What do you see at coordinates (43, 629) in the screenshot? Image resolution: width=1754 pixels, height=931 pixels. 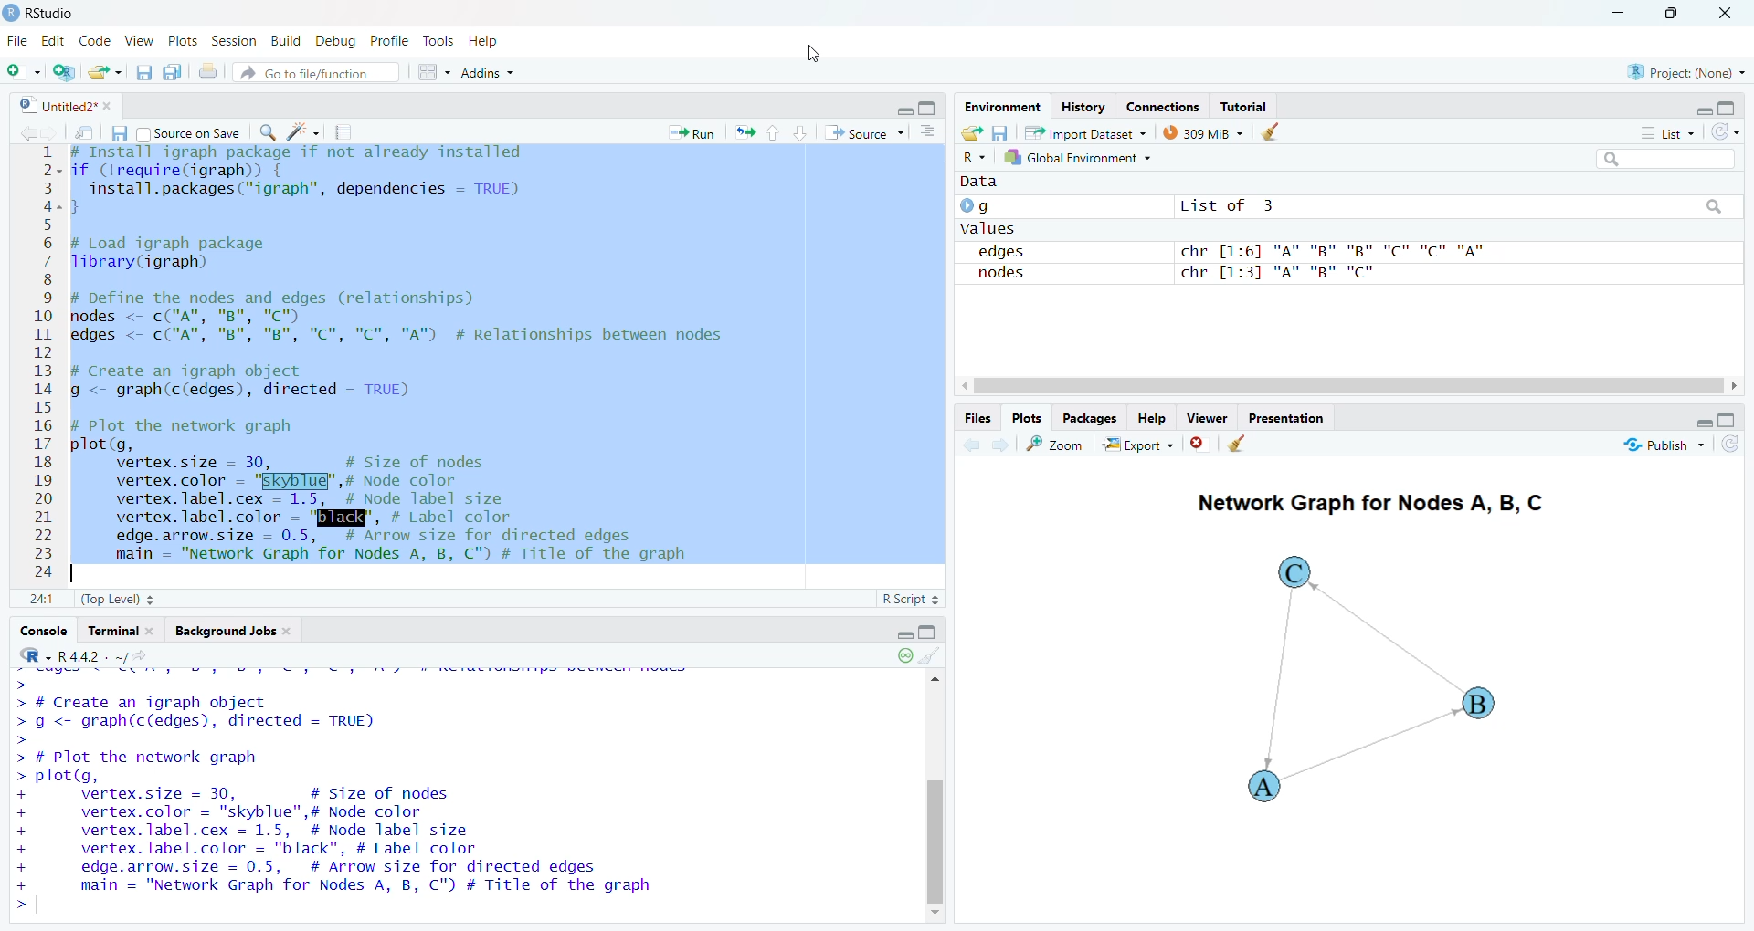 I see `‘Console` at bounding box center [43, 629].